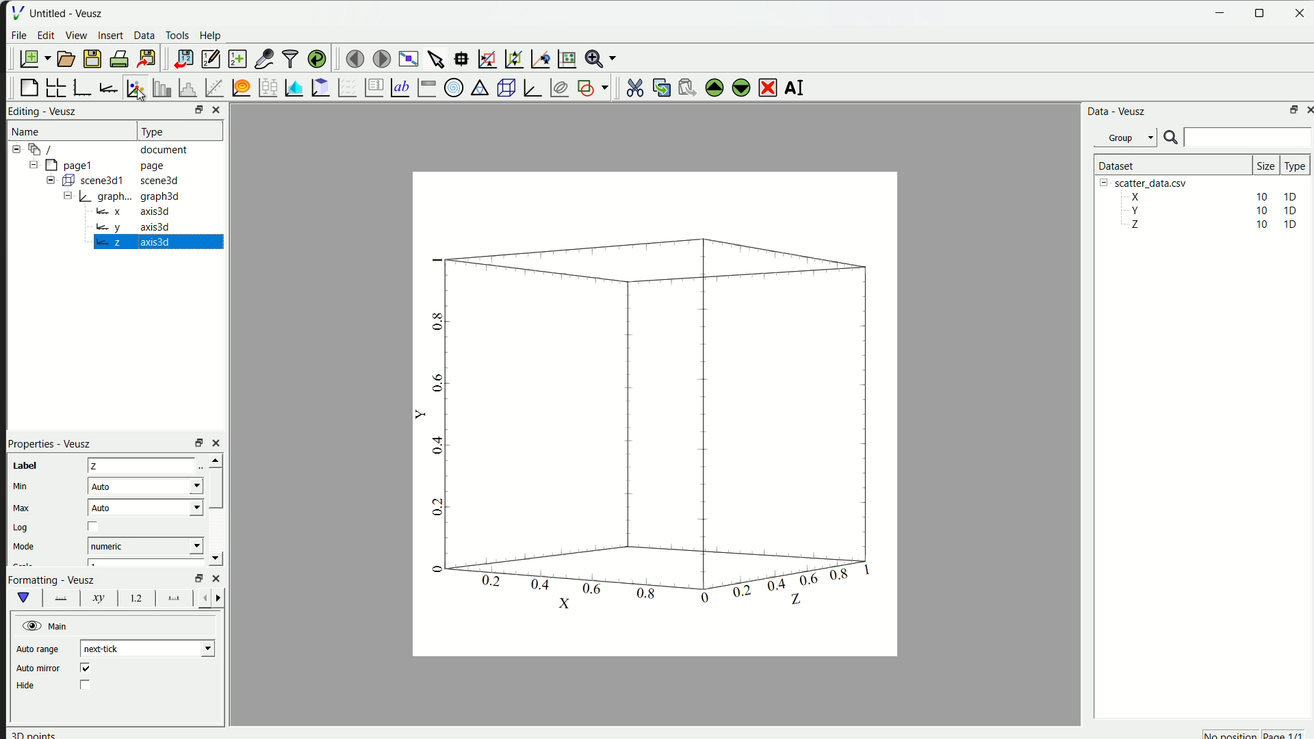  I want to click on paste the widget from the clipboard, so click(682, 88).